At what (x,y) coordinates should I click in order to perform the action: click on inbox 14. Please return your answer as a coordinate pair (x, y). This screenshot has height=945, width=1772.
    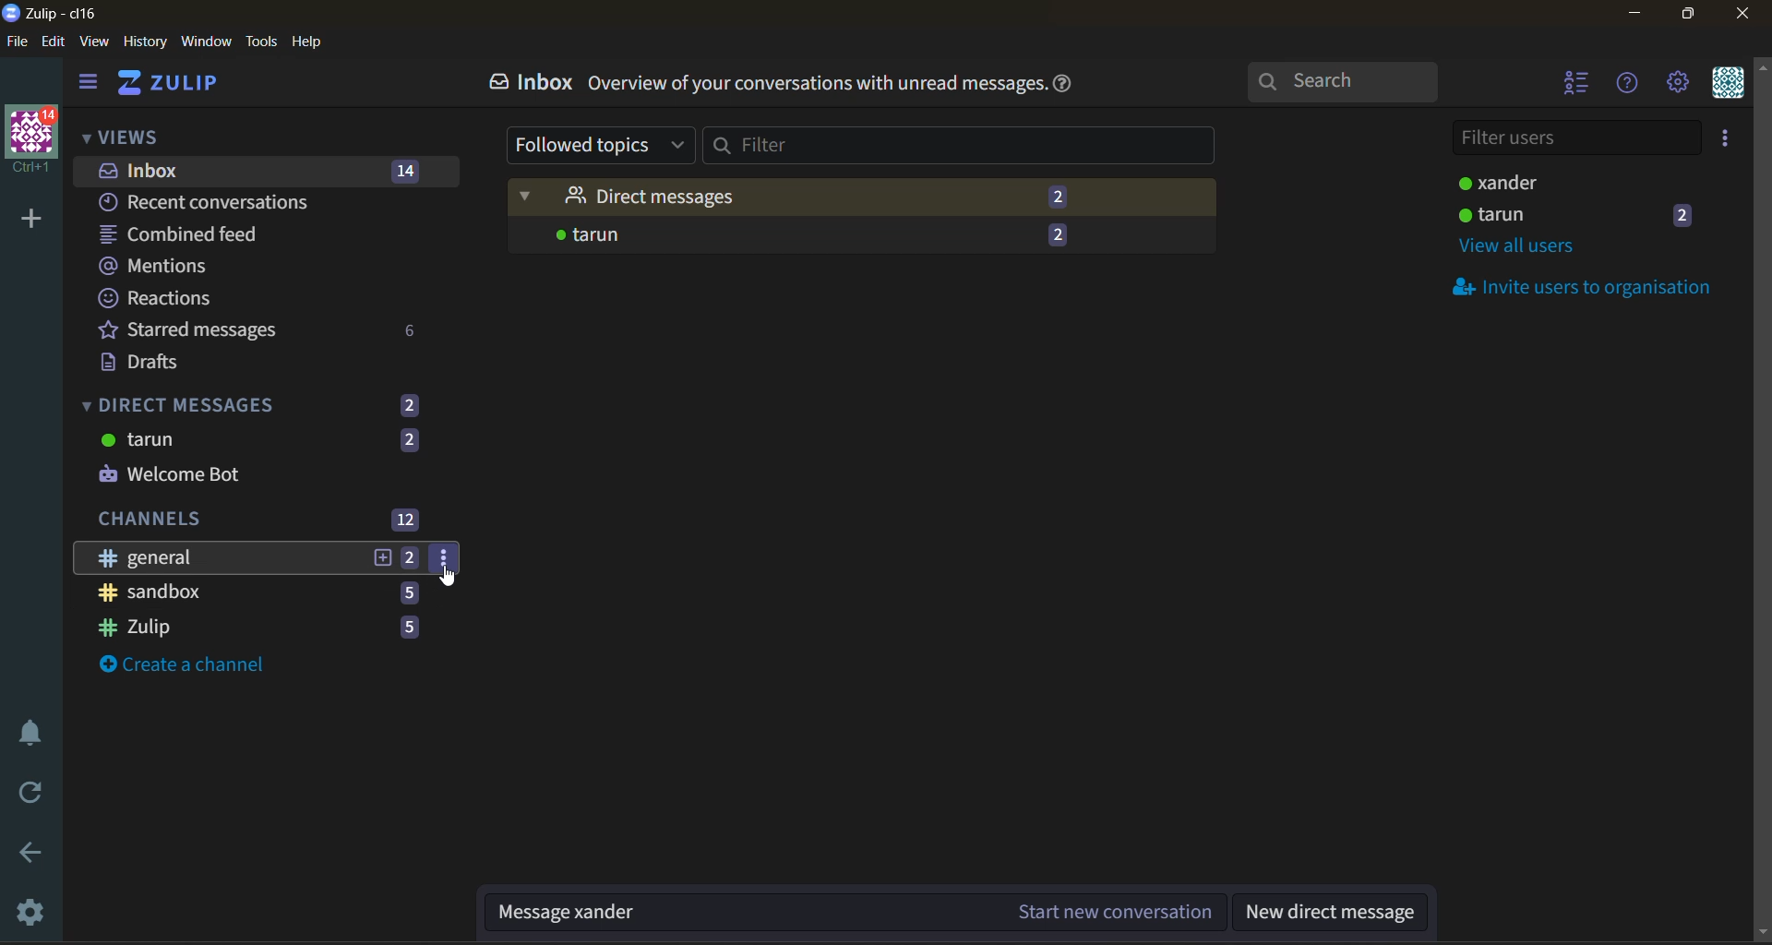
    Looking at the image, I should click on (255, 169).